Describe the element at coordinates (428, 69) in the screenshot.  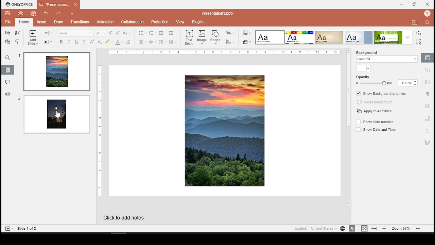
I see `shape settings` at that location.